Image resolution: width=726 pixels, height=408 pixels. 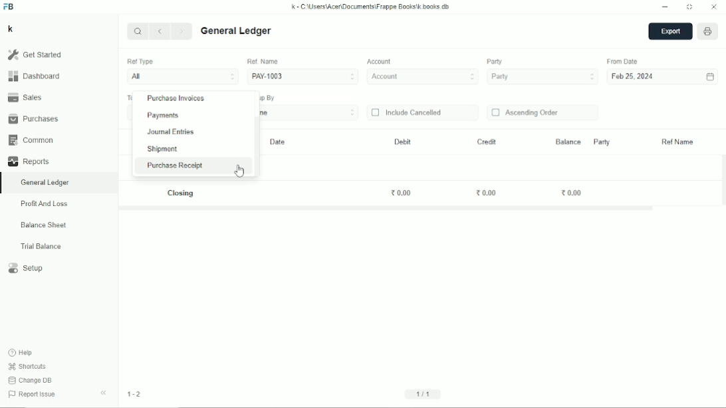 What do you see at coordinates (495, 62) in the screenshot?
I see `Party` at bounding box center [495, 62].